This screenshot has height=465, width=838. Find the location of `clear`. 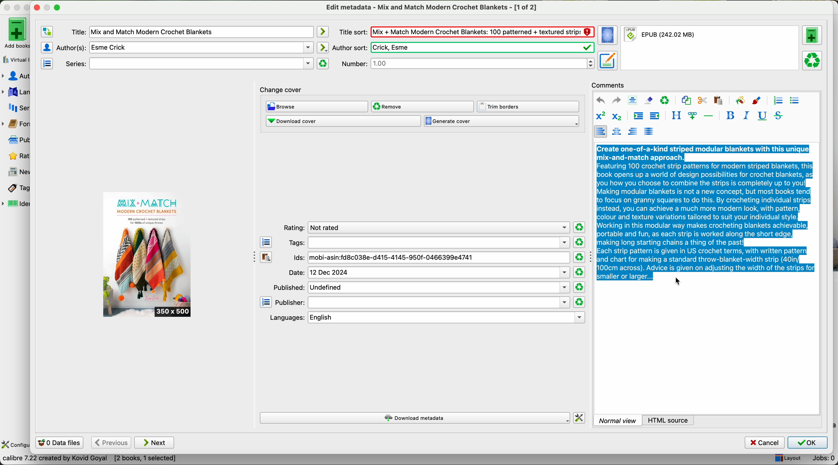

clear is located at coordinates (665, 101).